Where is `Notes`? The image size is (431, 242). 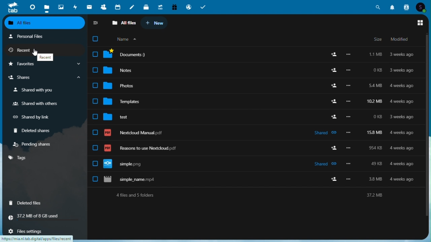
Notes is located at coordinates (255, 70).